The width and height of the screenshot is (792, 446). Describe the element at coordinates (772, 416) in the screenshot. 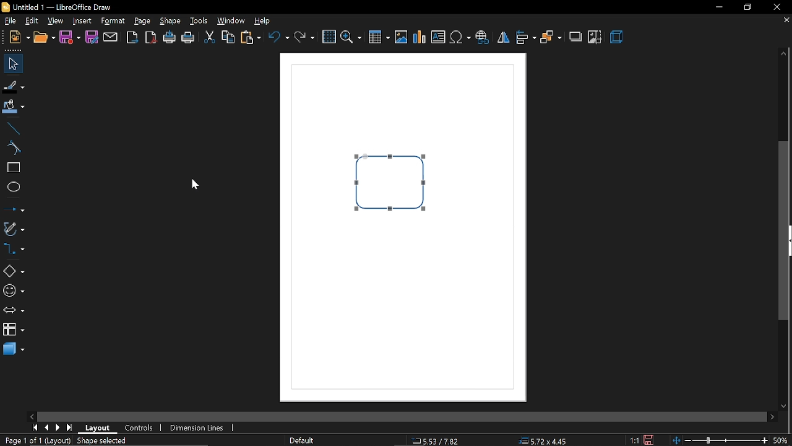

I see `move right` at that location.